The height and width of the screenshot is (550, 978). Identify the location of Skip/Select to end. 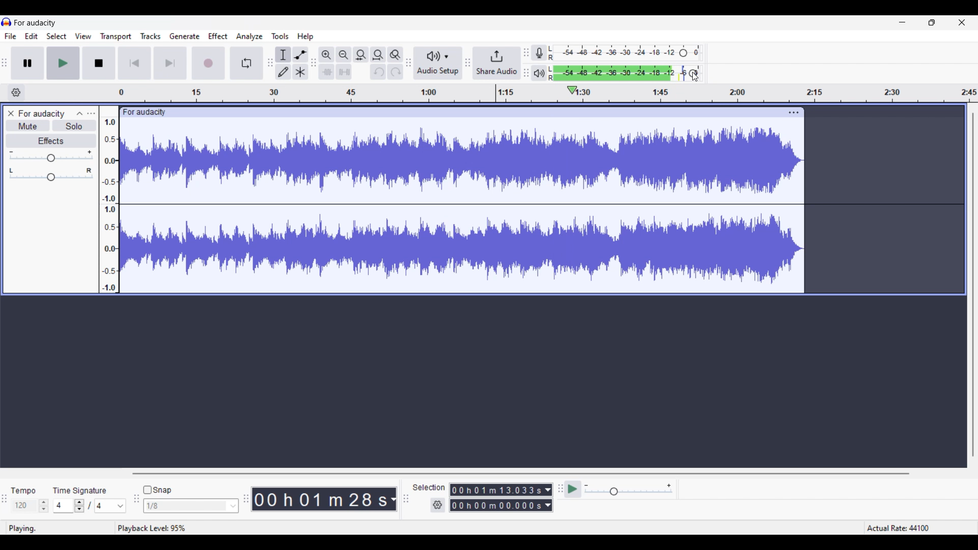
(171, 63).